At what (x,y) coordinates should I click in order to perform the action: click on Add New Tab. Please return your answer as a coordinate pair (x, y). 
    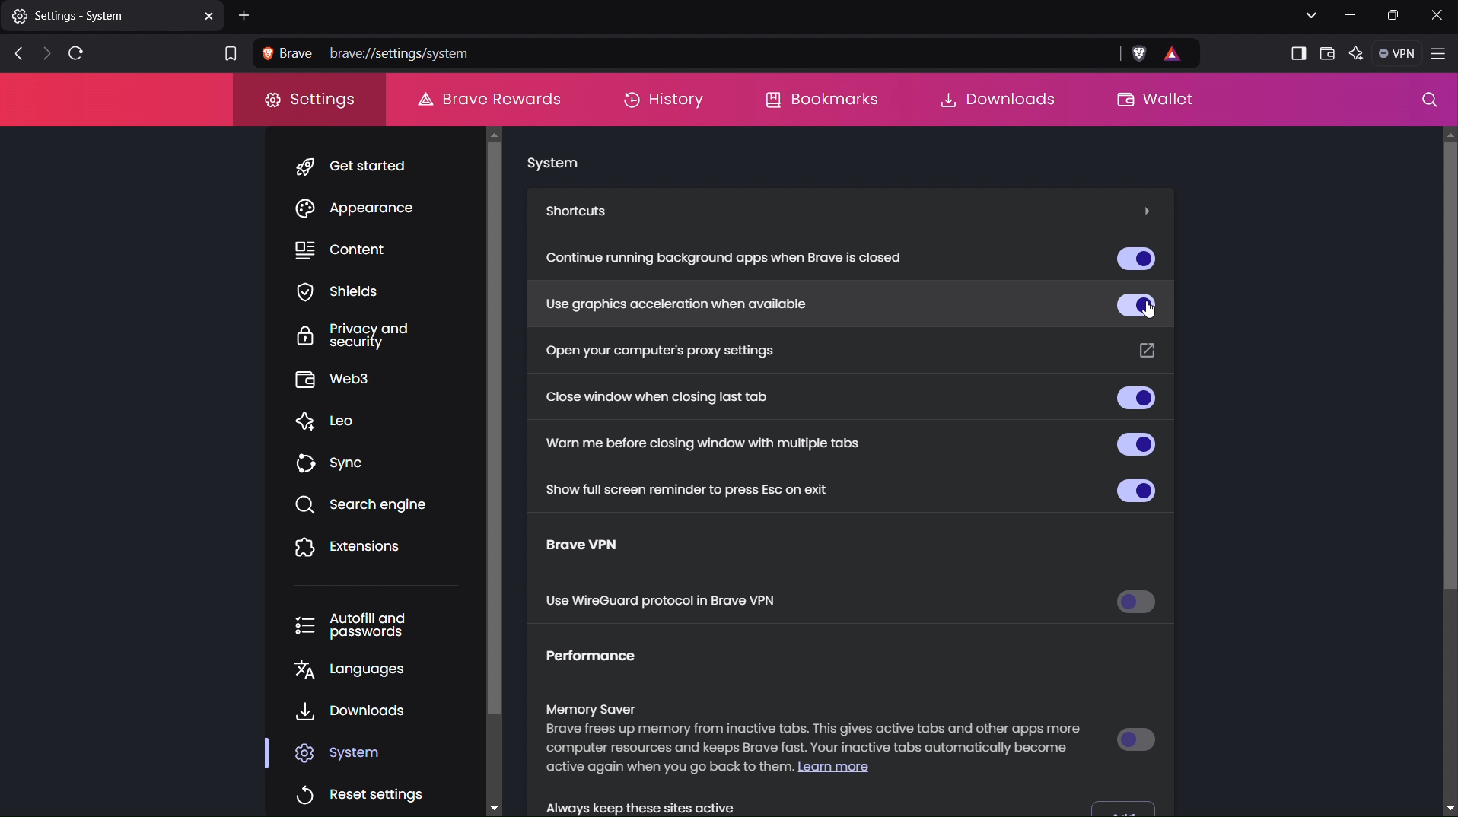
    Looking at the image, I should click on (247, 14).